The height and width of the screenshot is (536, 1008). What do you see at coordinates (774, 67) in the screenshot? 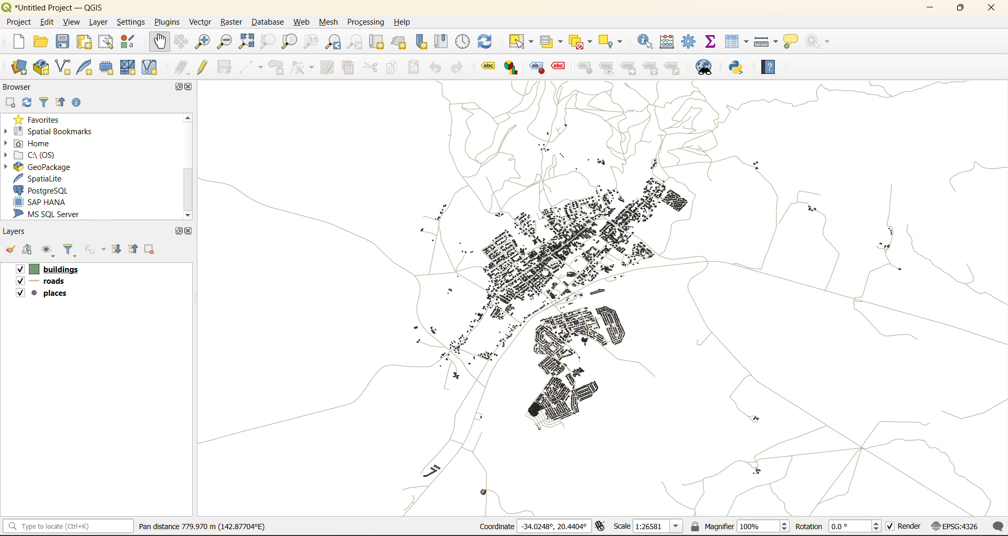
I see `help` at bounding box center [774, 67].